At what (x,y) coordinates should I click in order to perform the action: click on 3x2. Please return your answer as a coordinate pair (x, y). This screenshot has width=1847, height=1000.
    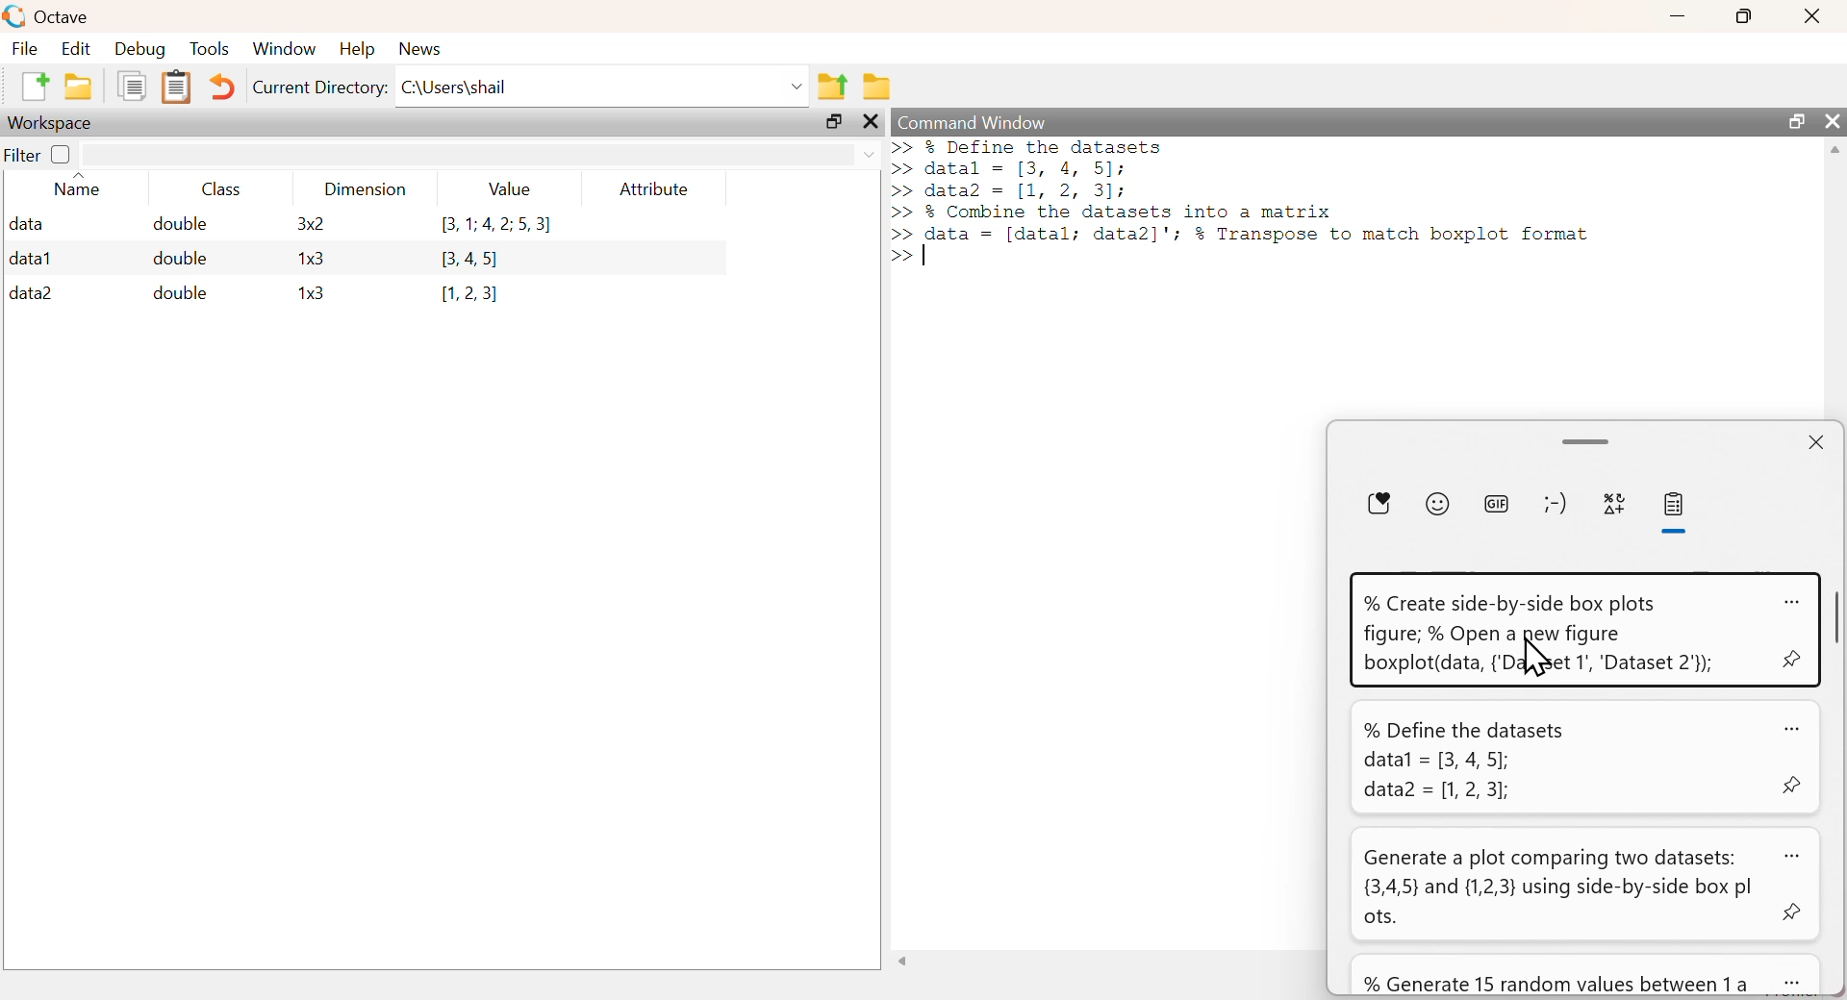
    Looking at the image, I should click on (310, 223).